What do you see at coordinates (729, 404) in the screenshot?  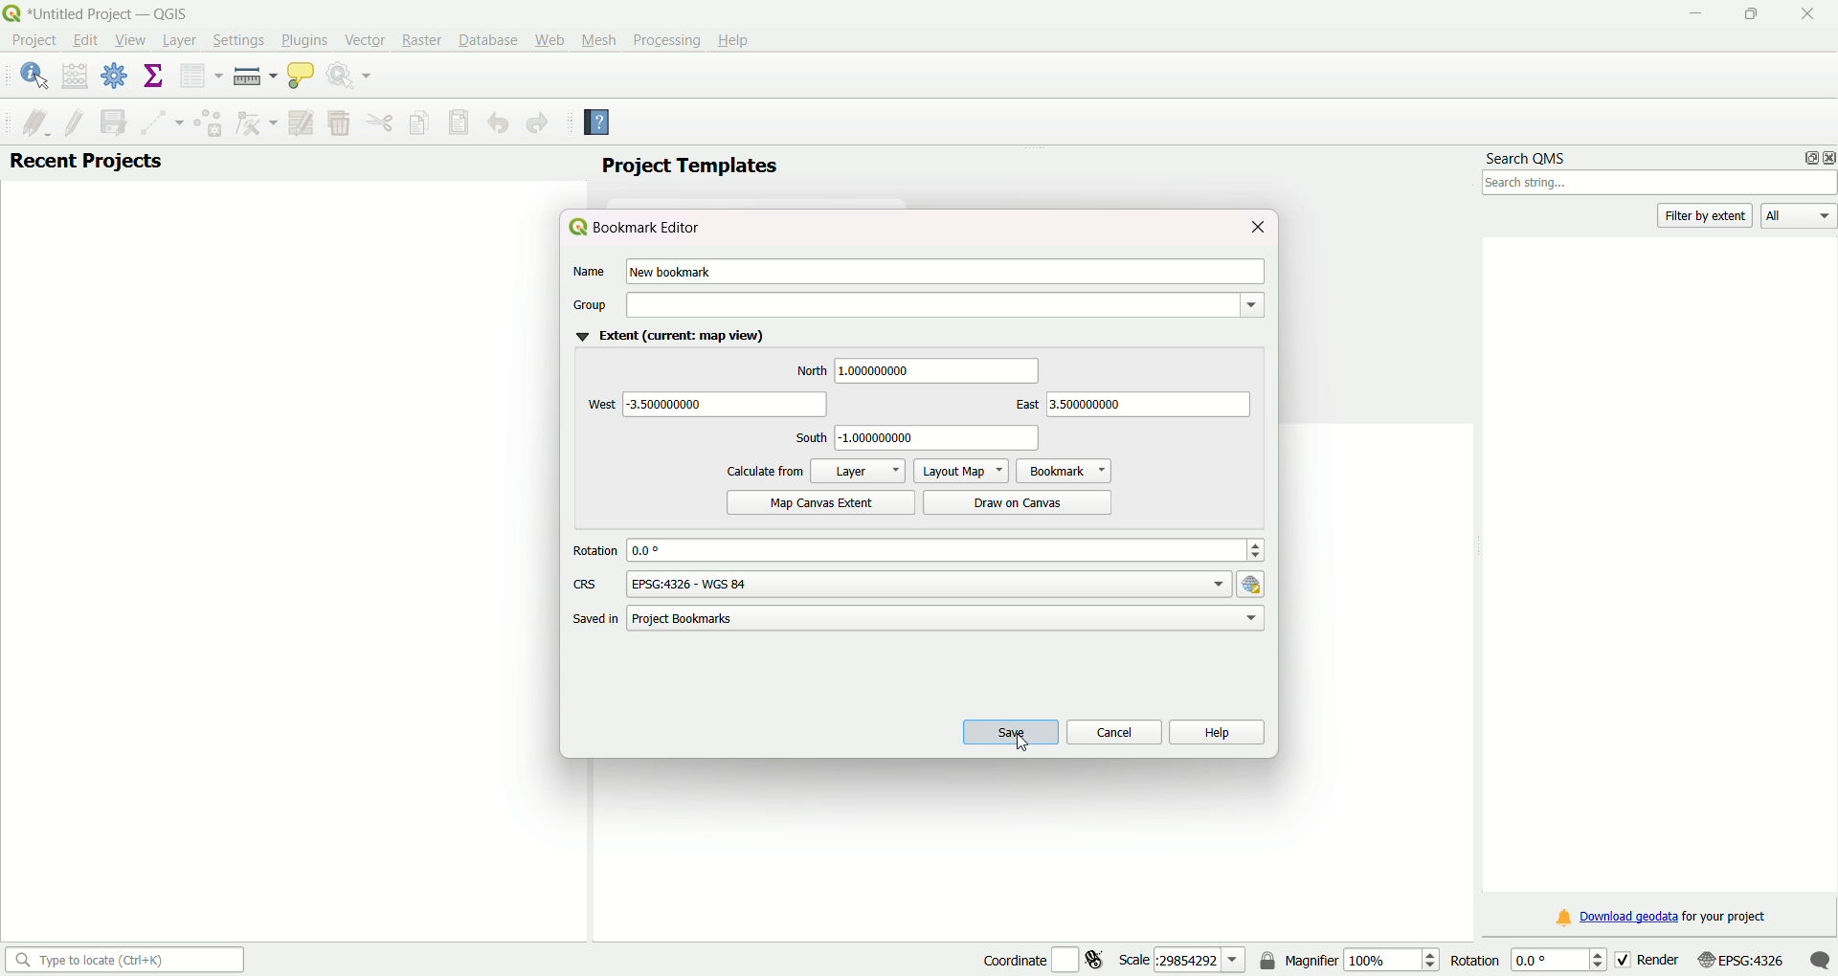 I see `text box` at bounding box center [729, 404].